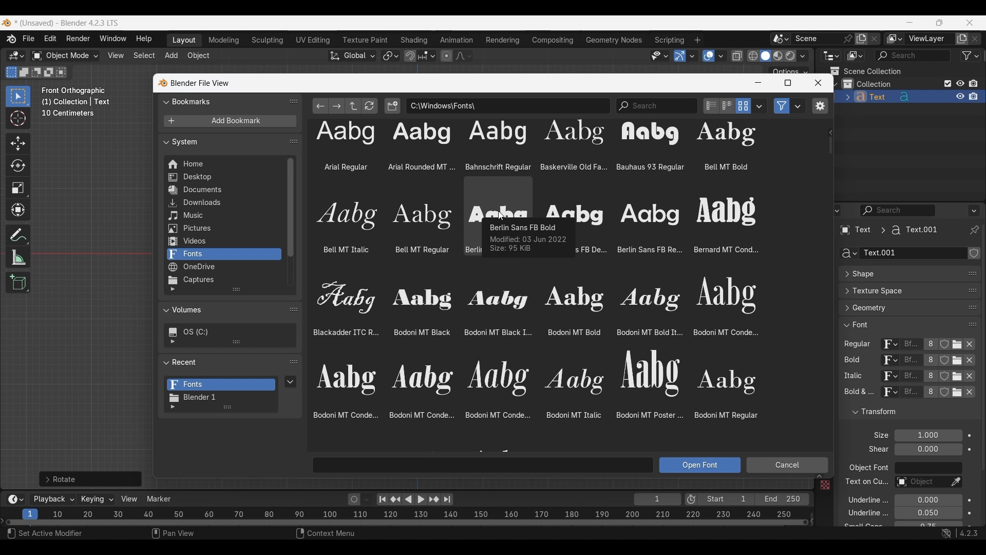  Describe the element at coordinates (899, 291) in the screenshot. I see `Click to expand Texture Space` at that location.